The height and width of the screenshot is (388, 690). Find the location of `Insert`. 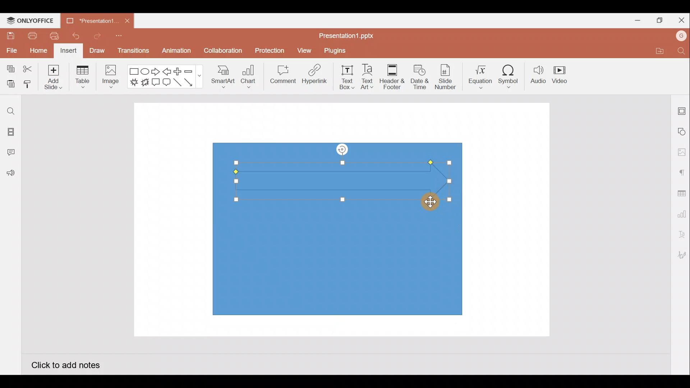

Insert is located at coordinates (69, 51).